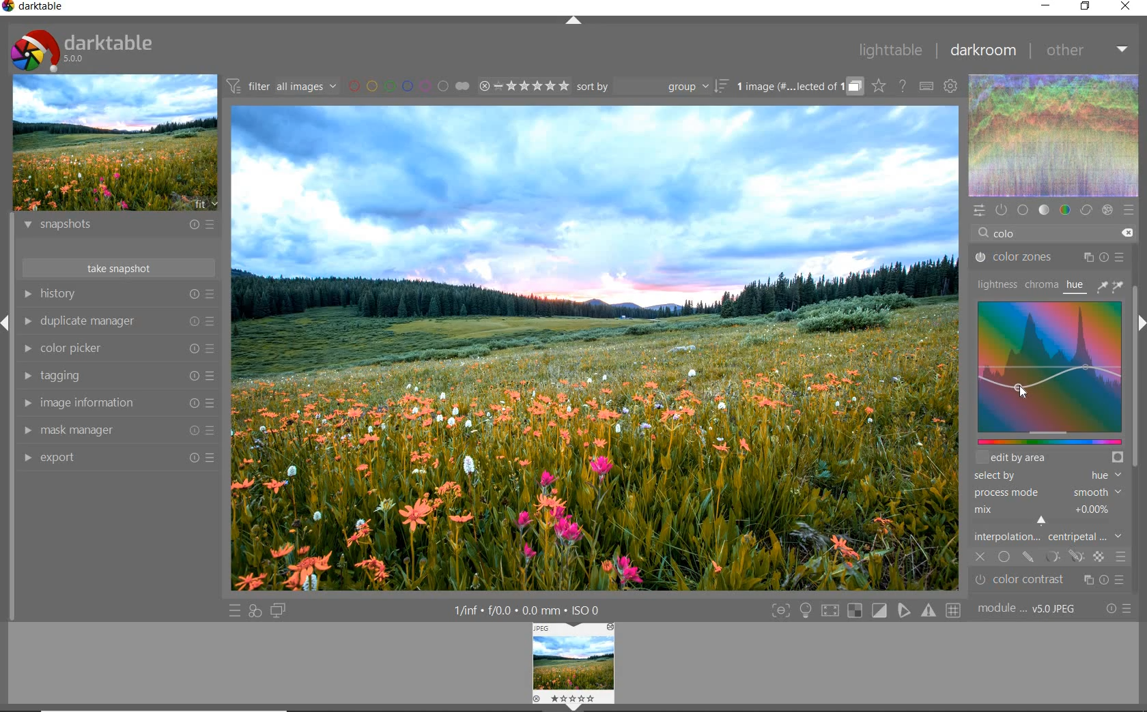 This screenshot has height=712, width=1147. I want to click on tagging, so click(117, 376).